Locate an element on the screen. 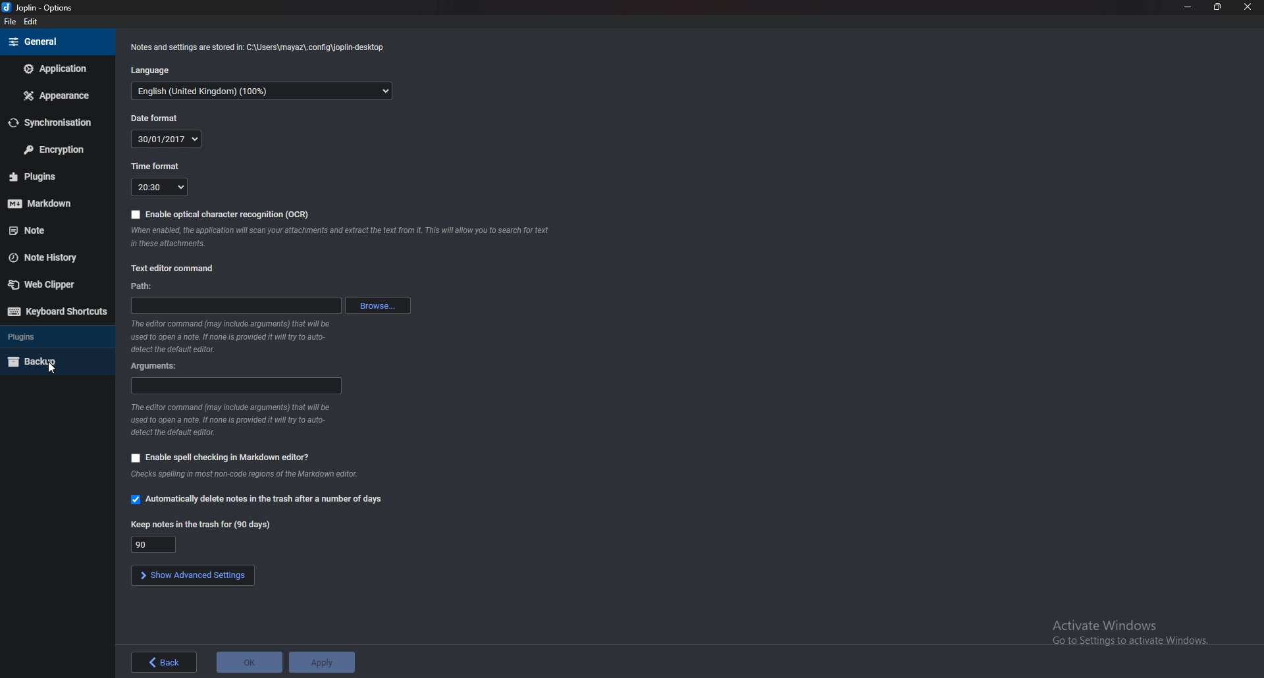 Image resolution: width=1264 pixels, height=678 pixels. info is located at coordinates (339, 238).